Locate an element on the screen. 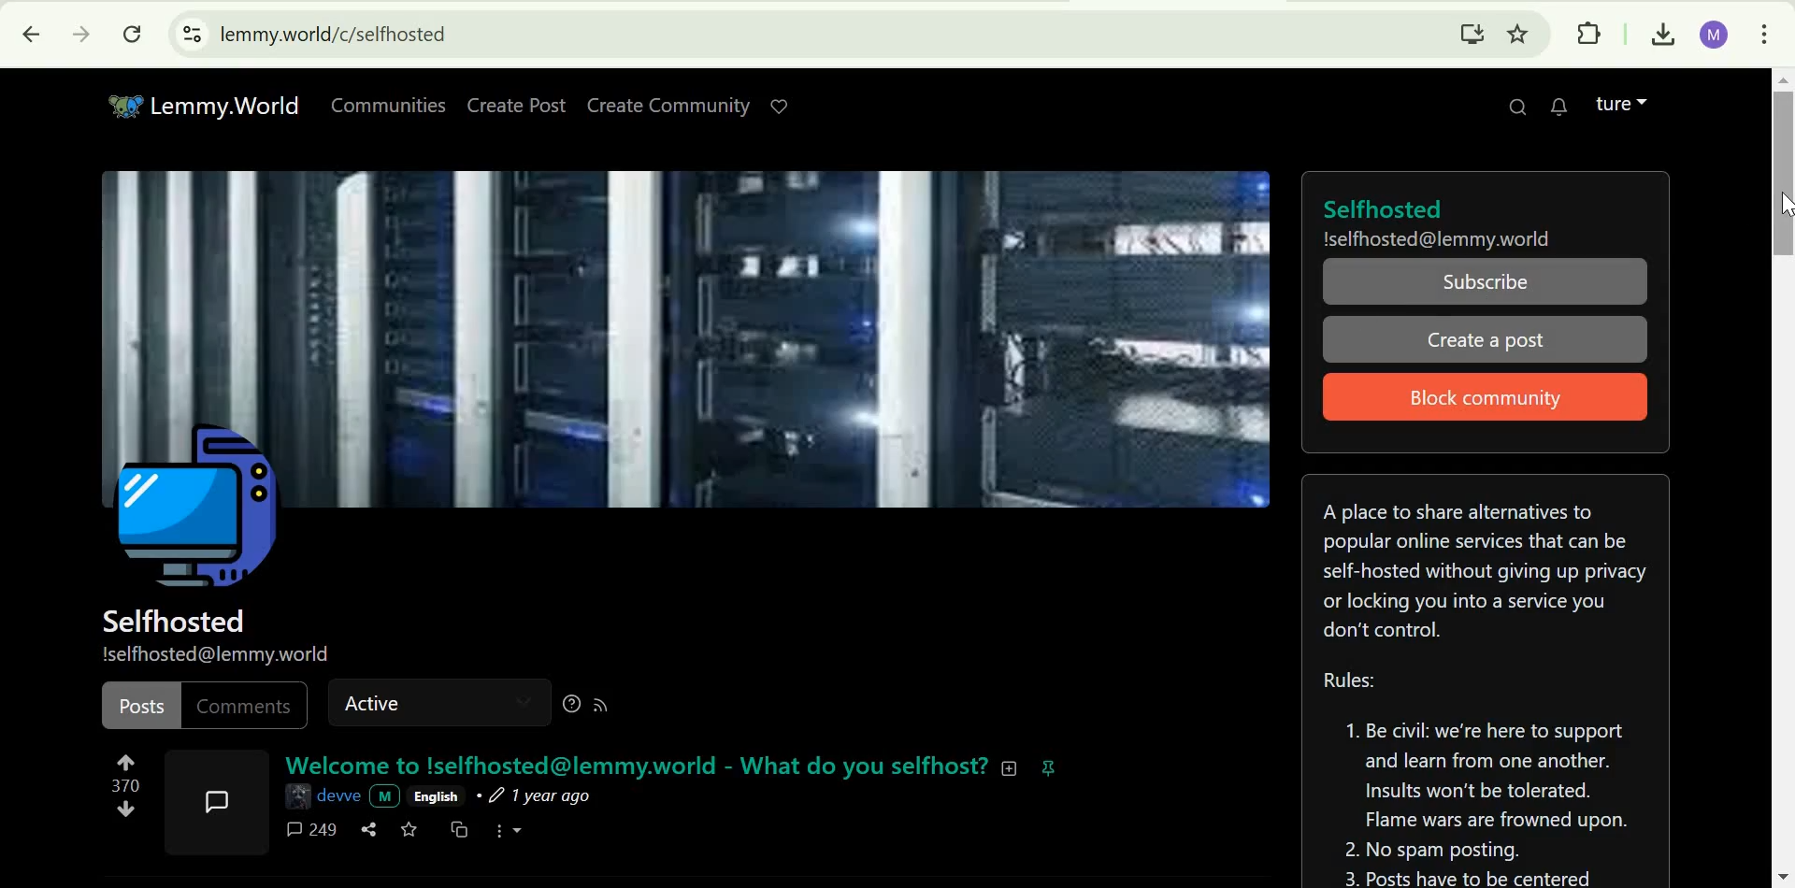  Save is located at coordinates (411, 829).